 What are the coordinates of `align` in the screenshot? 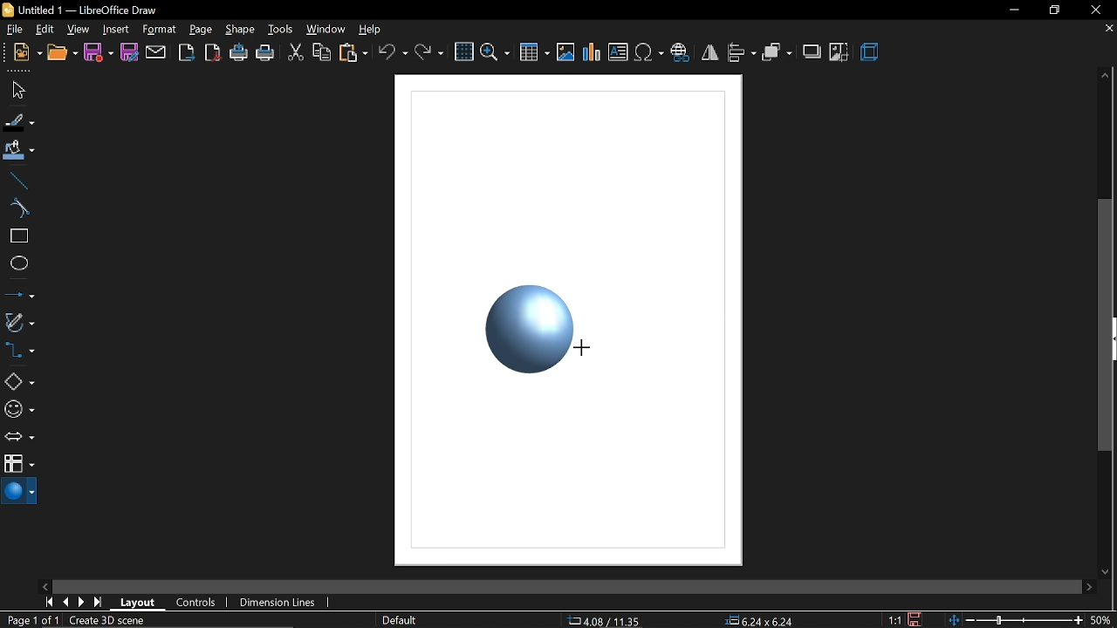 It's located at (742, 51).